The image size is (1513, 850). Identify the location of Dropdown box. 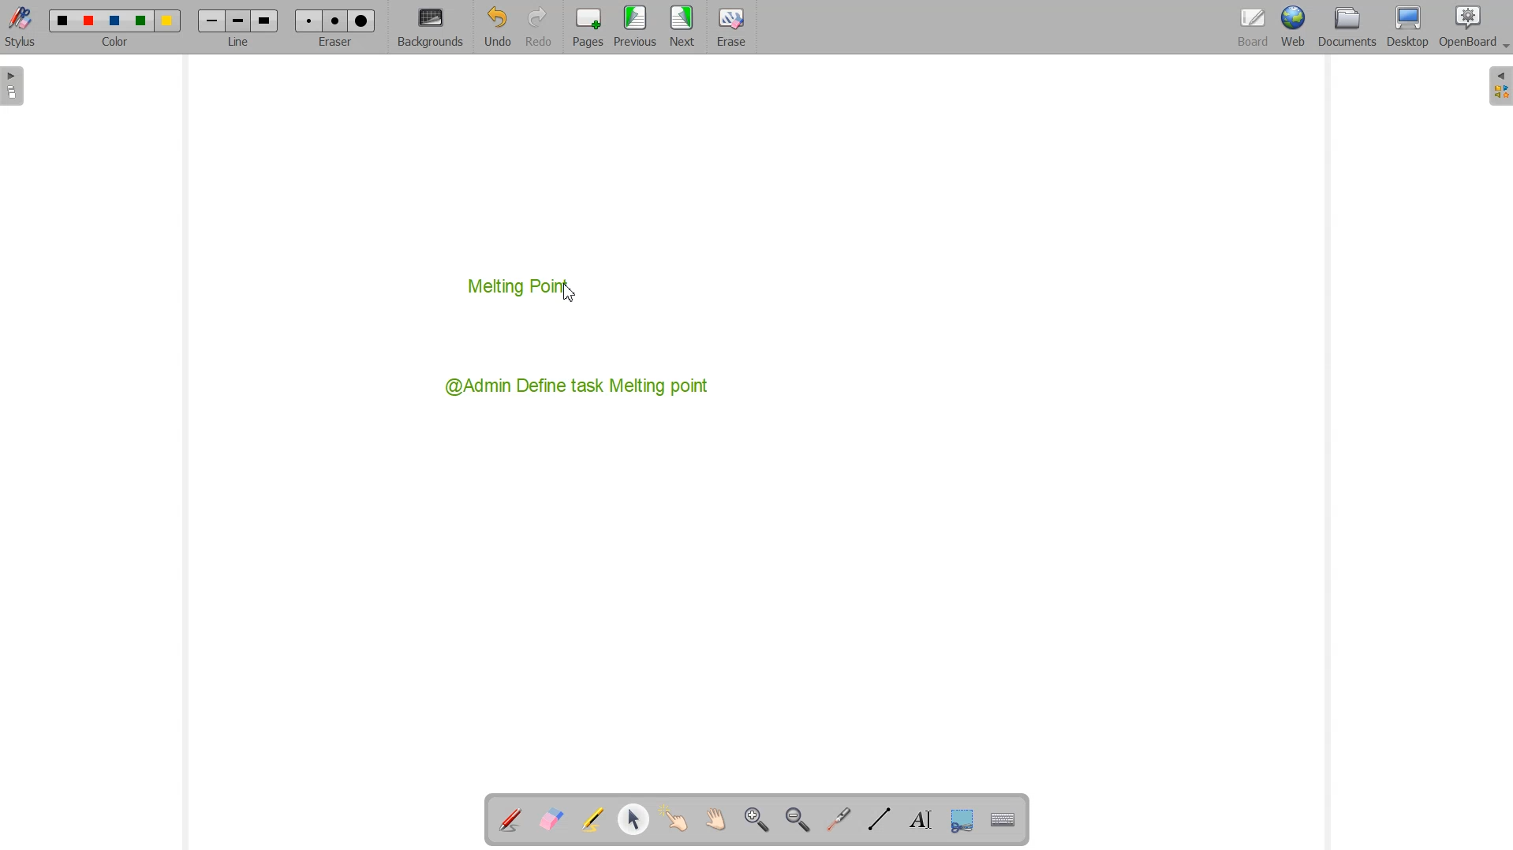
(1504, 48).